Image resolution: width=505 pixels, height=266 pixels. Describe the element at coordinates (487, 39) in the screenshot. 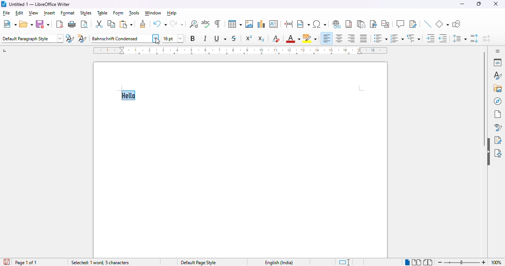

I see `decrease paragraph spacing` at that location.